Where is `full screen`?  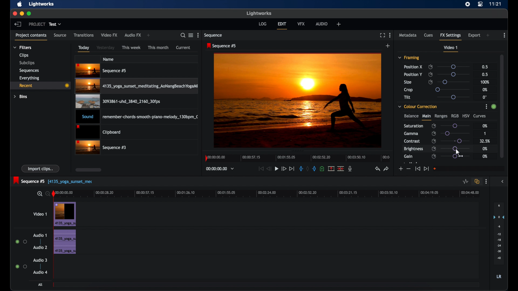 full screen is located at coordinates (382, 35).